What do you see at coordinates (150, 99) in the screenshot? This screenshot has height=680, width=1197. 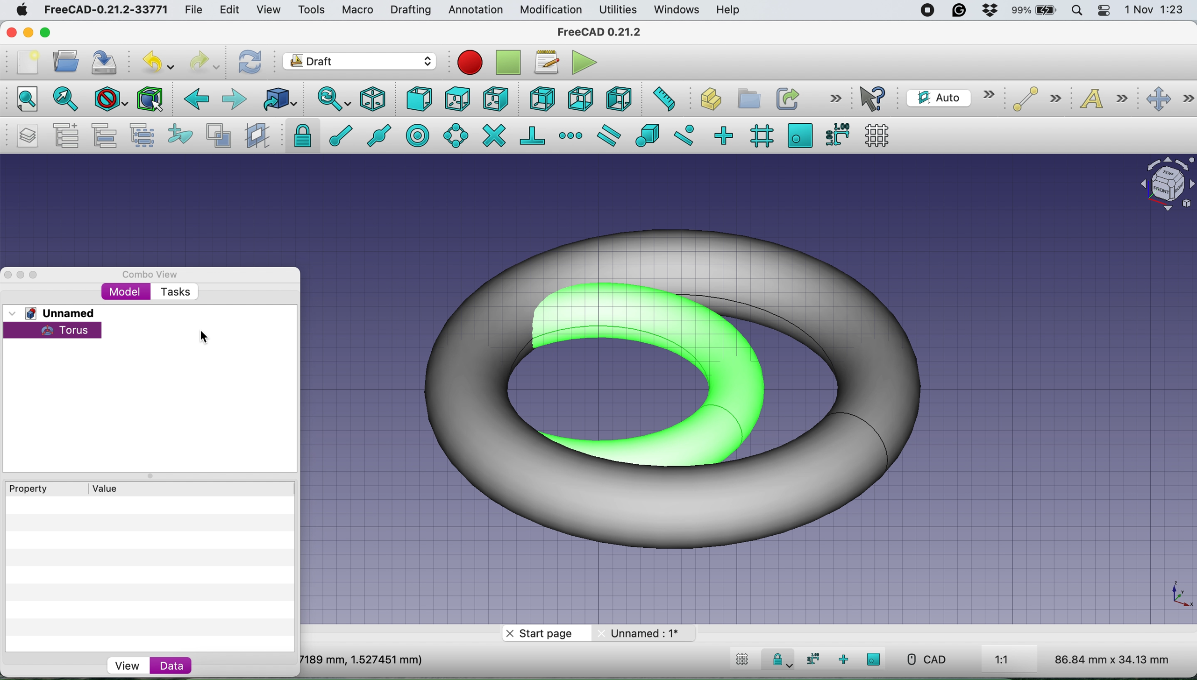 I see `bounding box` at bounding box center [150, 99].